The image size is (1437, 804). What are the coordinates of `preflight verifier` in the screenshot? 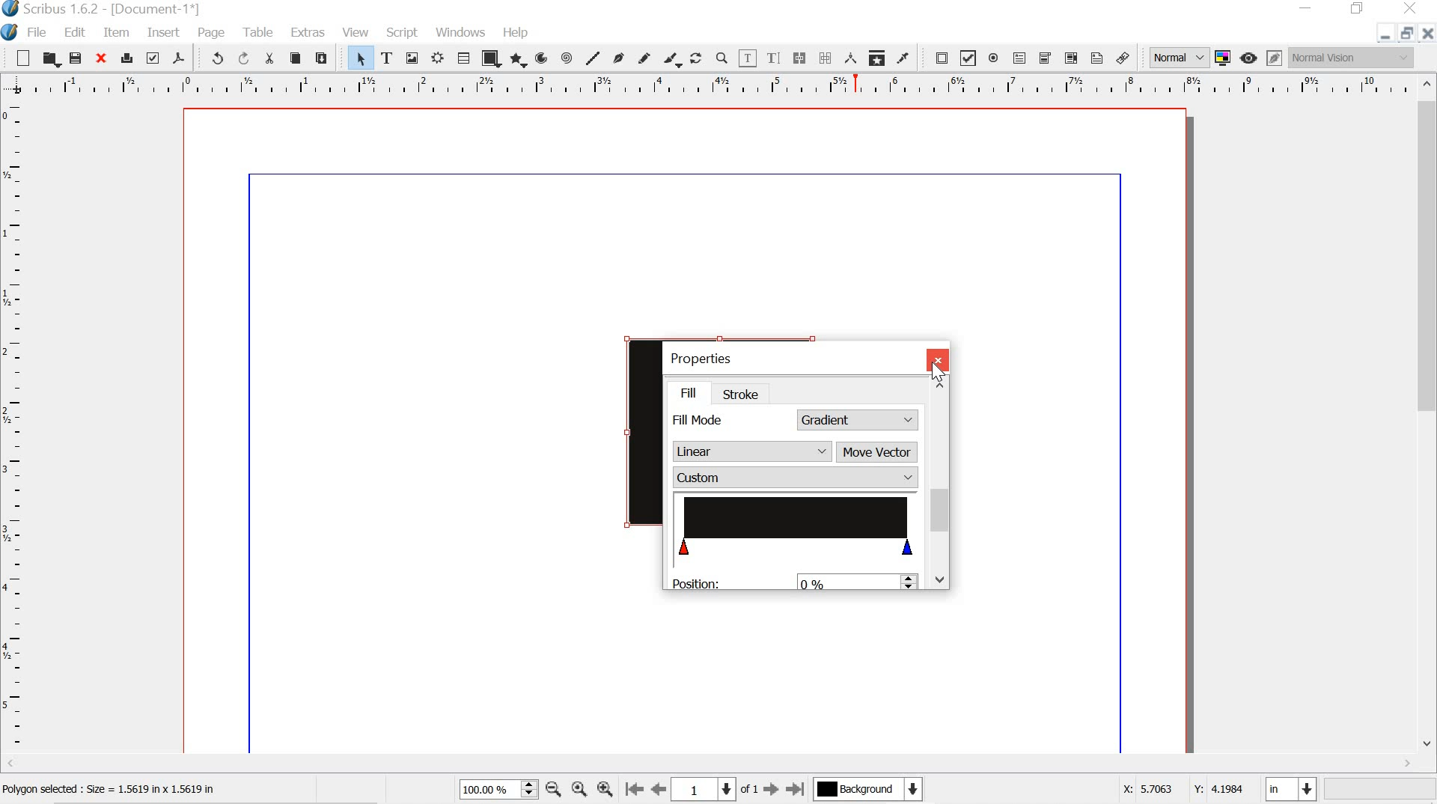 It's located at (154, 60).